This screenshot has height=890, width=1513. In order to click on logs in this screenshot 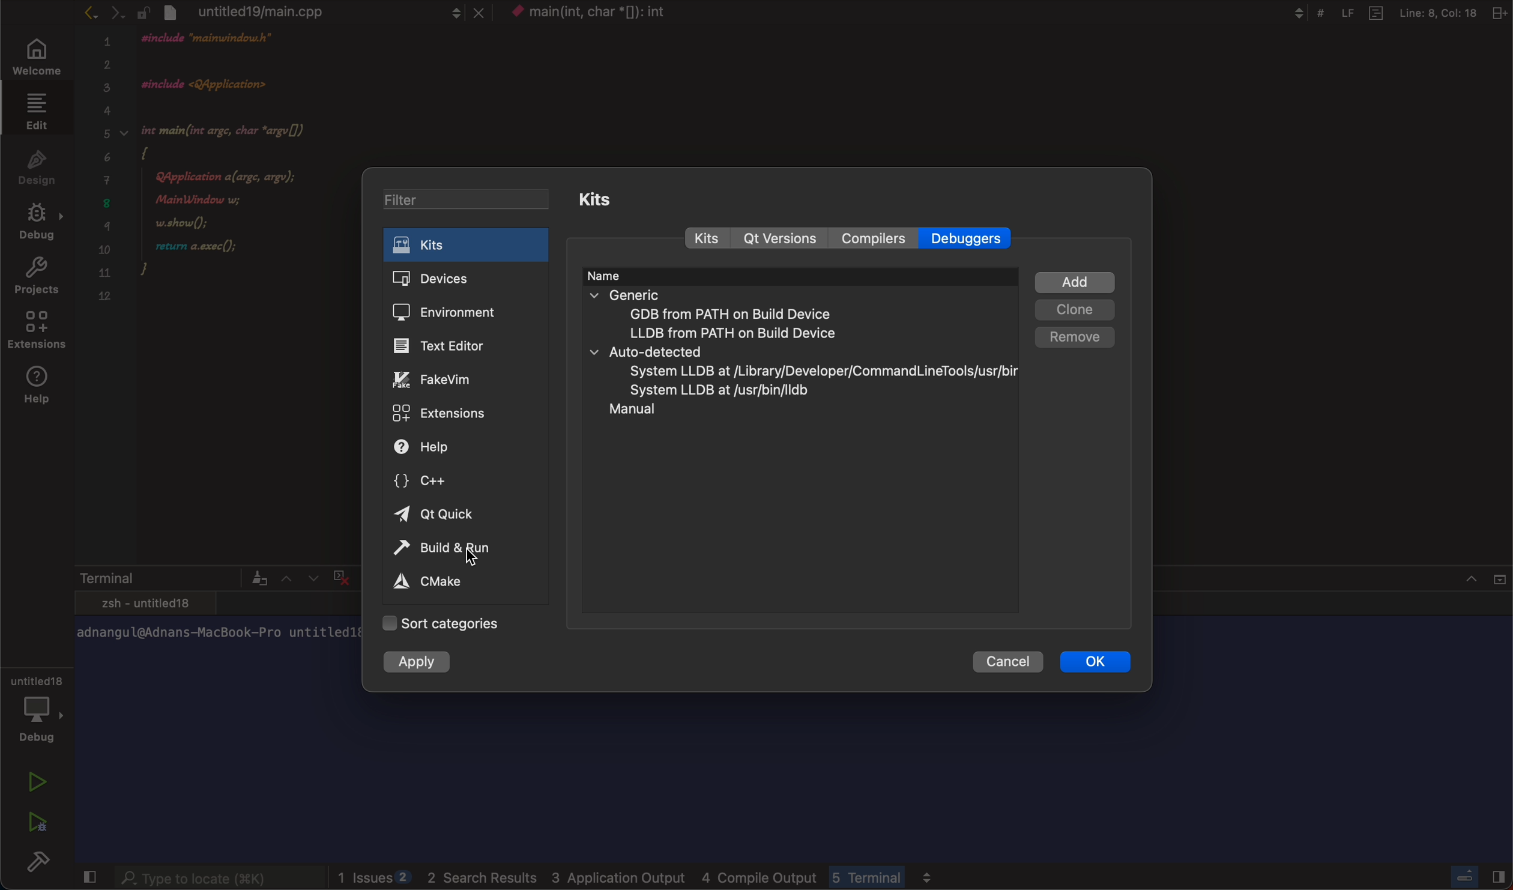, I will do `click(641, 873)`.